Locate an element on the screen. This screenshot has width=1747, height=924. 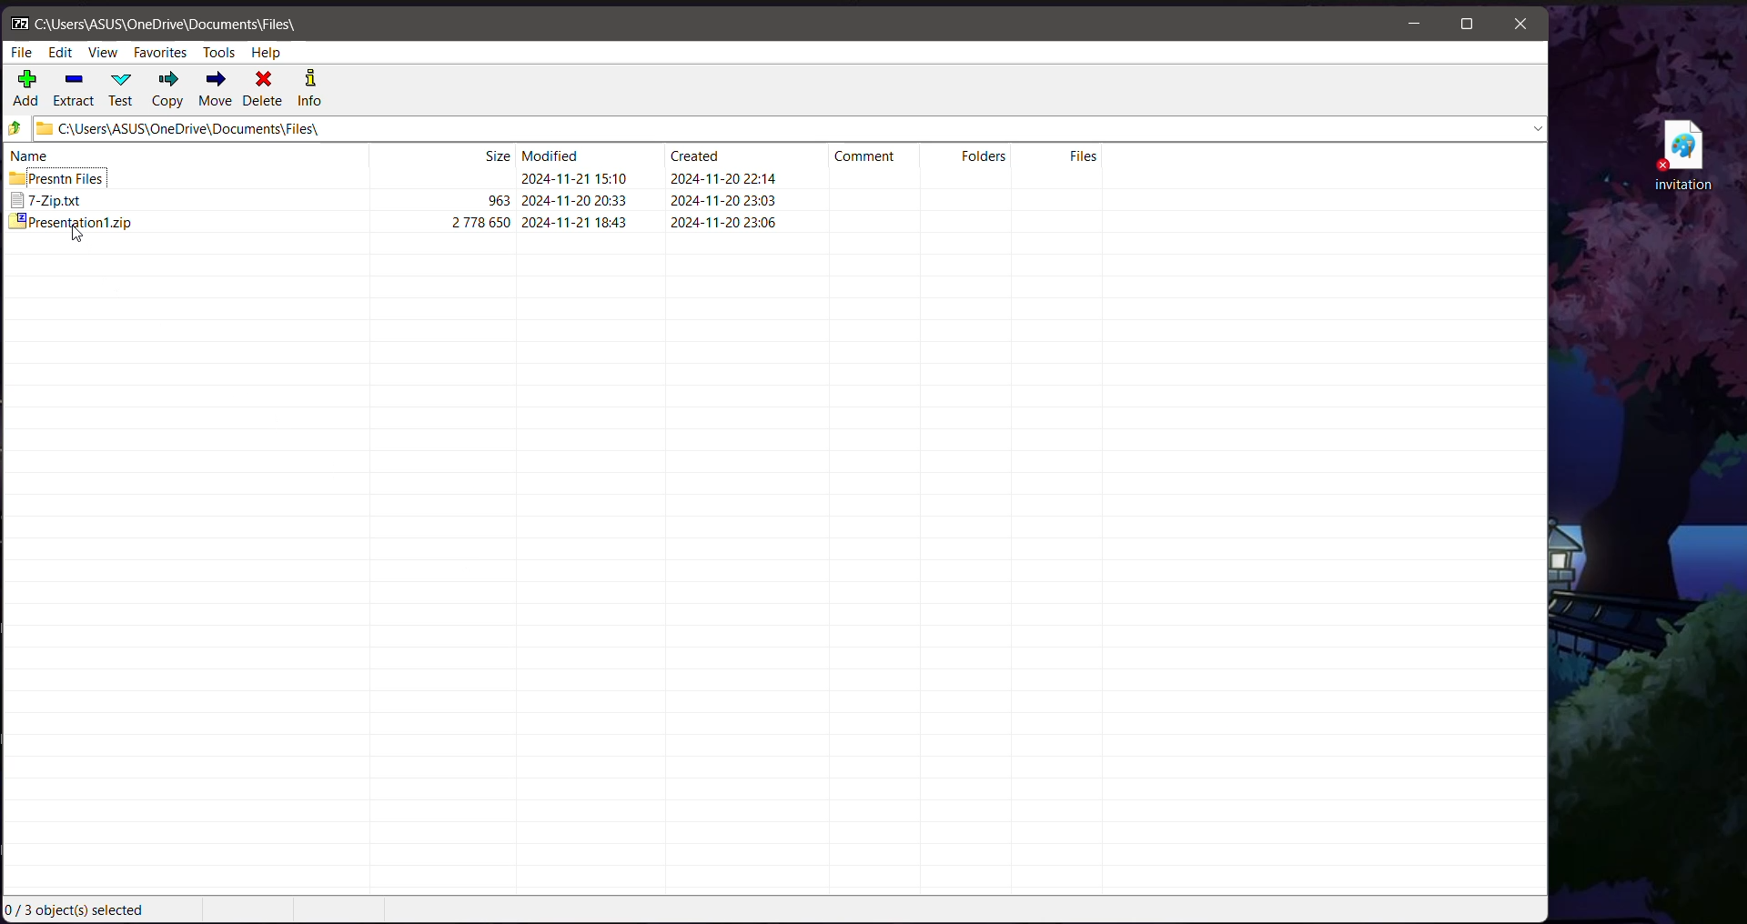
Test is located at coordinates (123, 88).